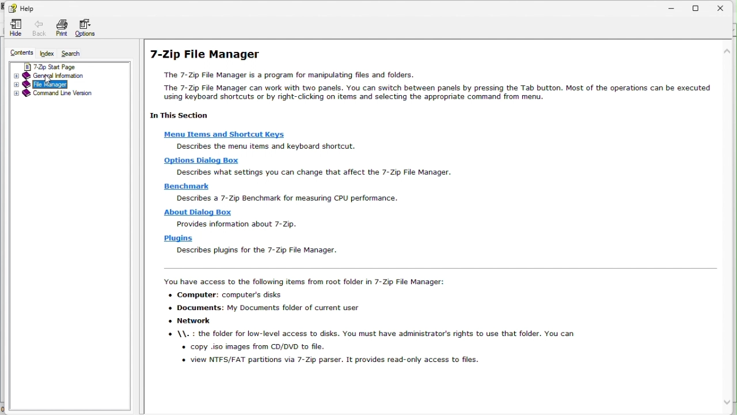 The image size is (737, 415). I want to click on options, so click(89, 28).